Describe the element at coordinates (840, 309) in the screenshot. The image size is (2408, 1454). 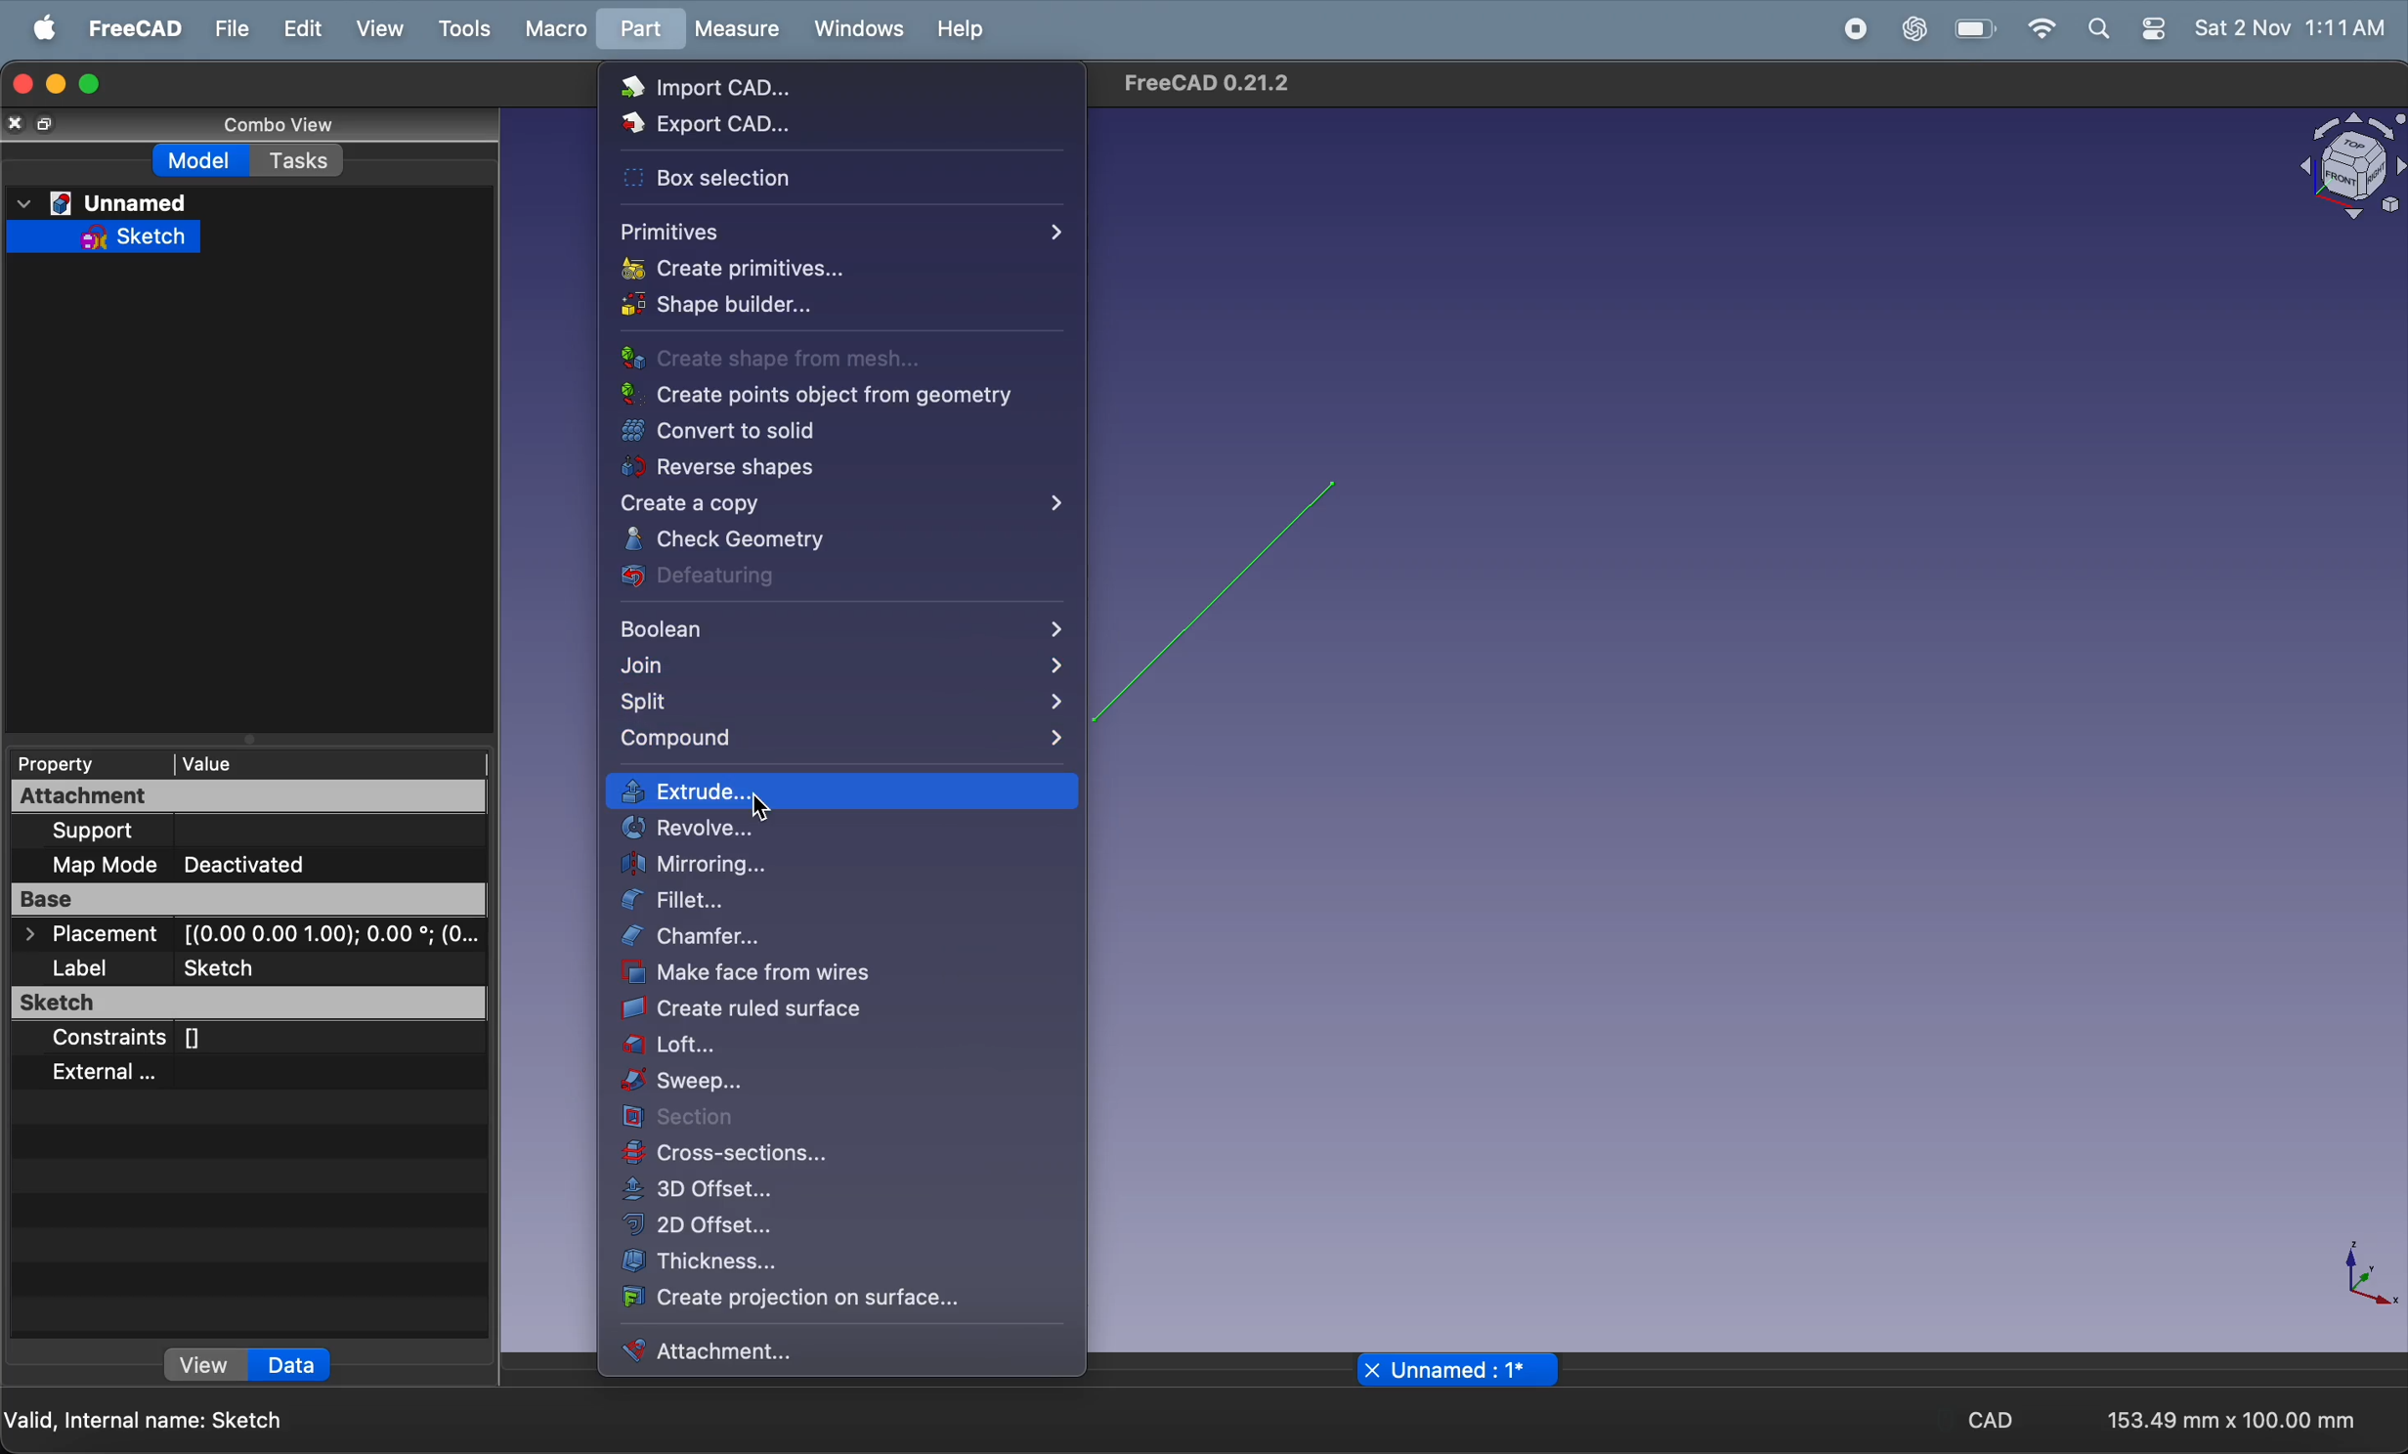
I see `shape builder...` at that location.